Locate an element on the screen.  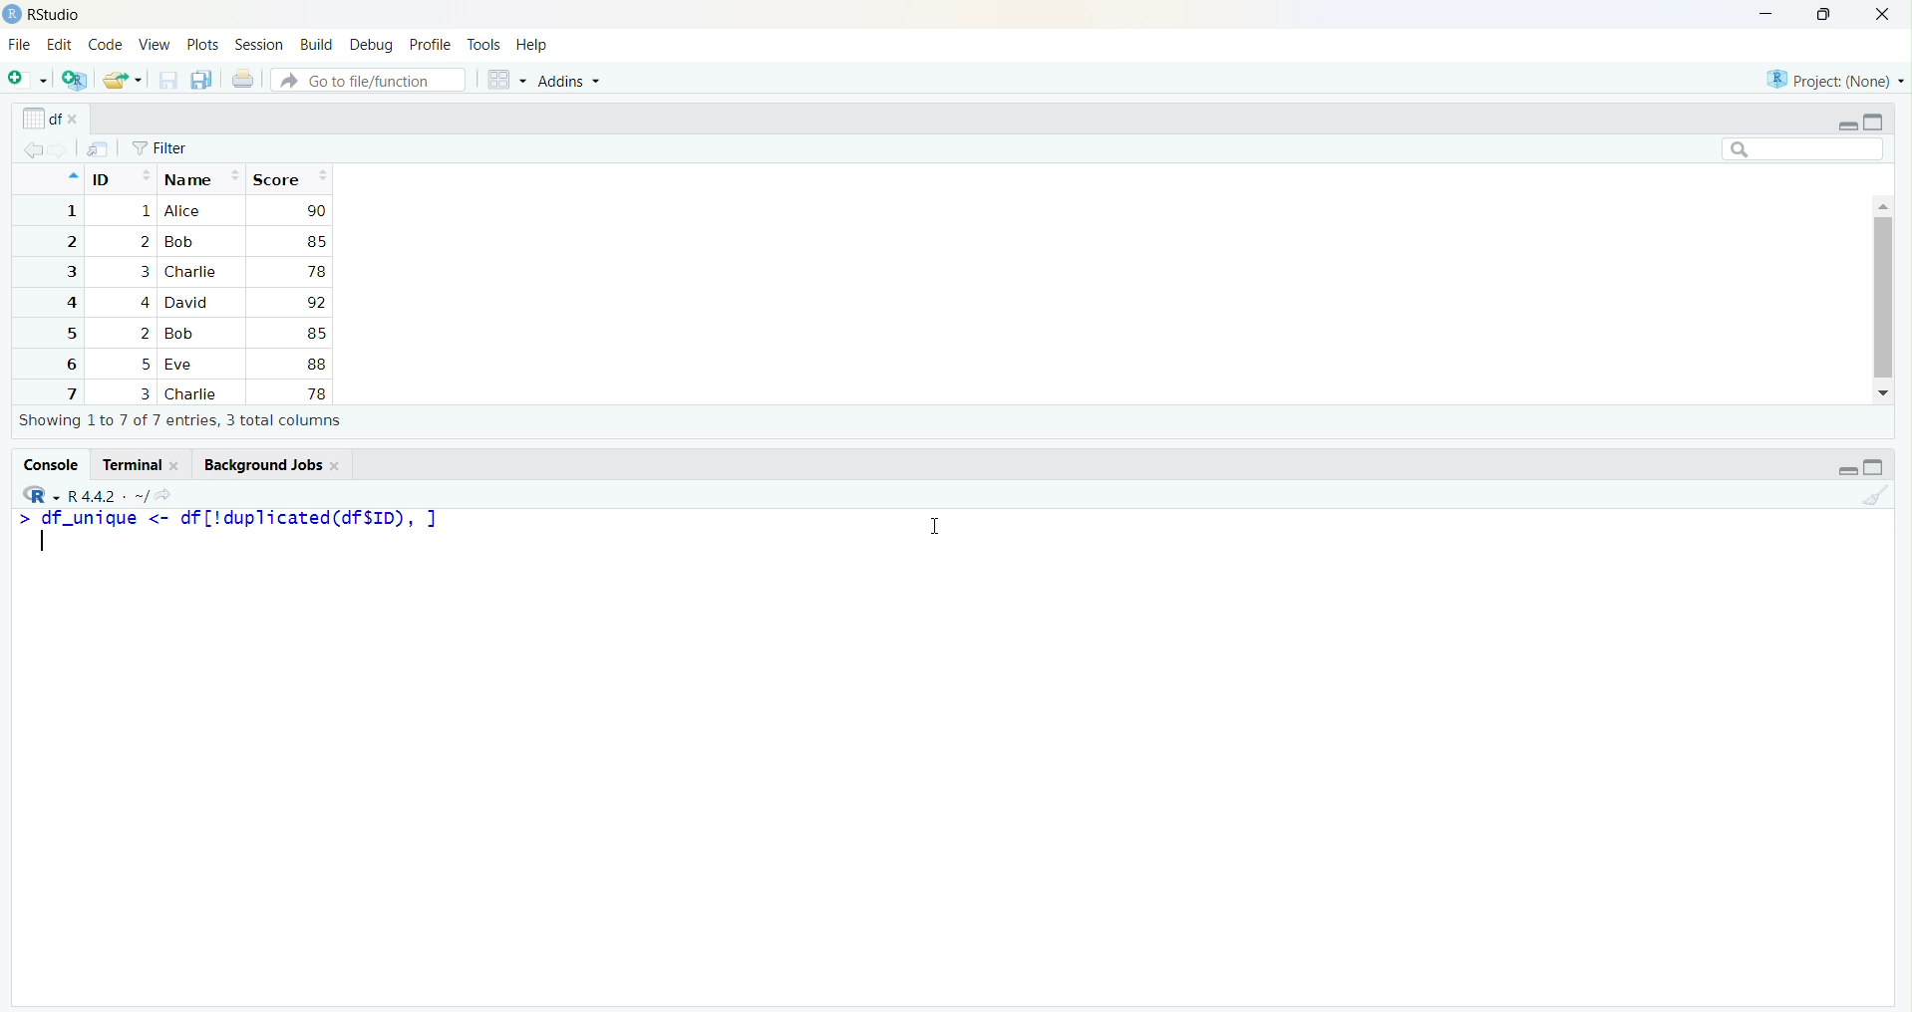
typing cursor is located at coordinates (50, 543).